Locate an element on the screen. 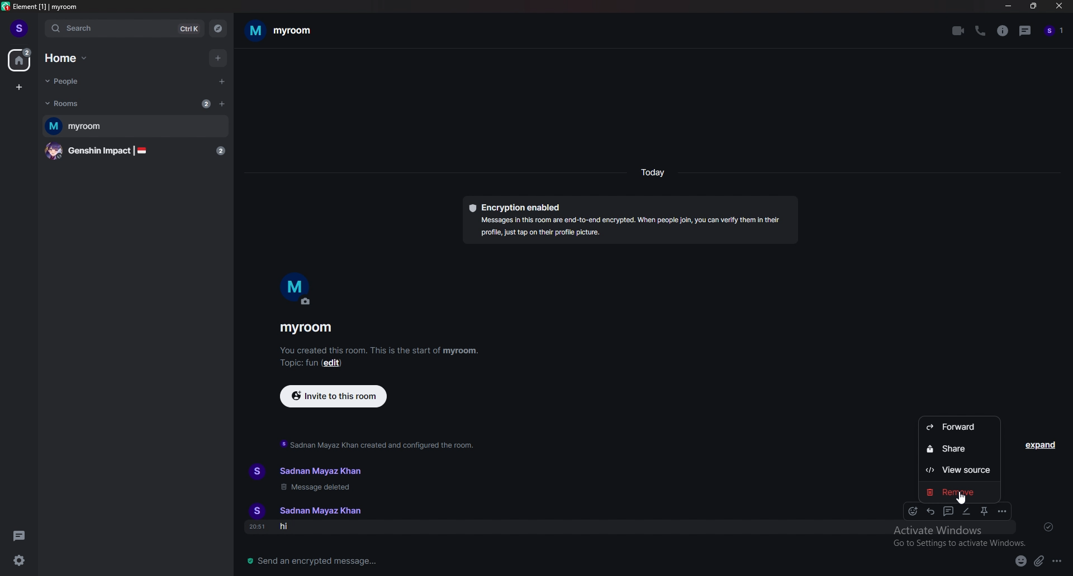 This screenshot has width=1073, height=576. myroom is located at coordinates (280, 30).